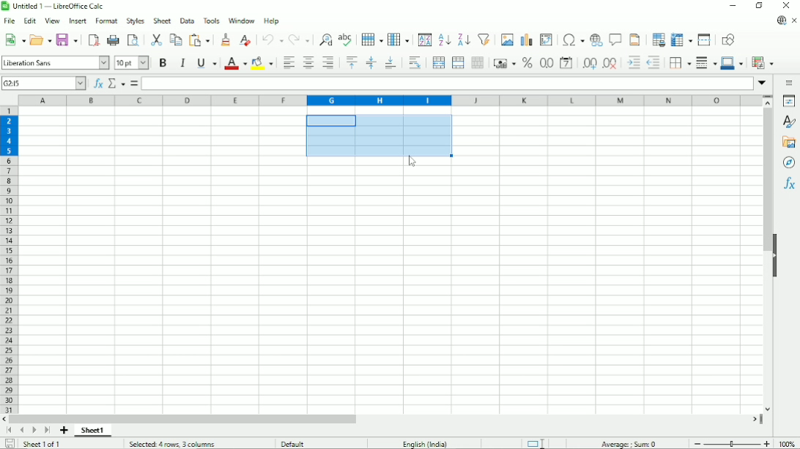 This screenshot has width=800, height=449. What do you see at coordinates (14, 41) in the screenshot?
I see `New` at bounding box center [14, 41].